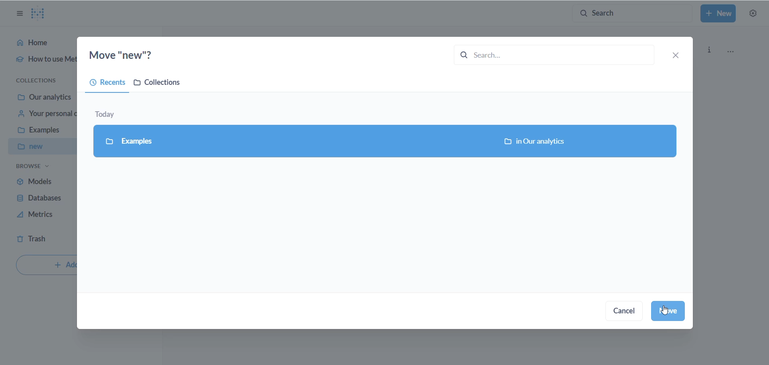  I want to click on SELECTED, so click(385, 142).